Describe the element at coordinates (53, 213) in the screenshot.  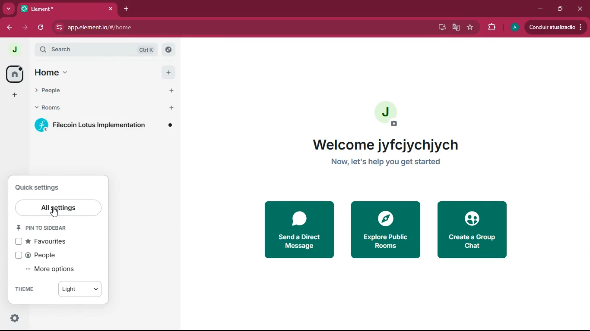
I see `cursor` at that location.